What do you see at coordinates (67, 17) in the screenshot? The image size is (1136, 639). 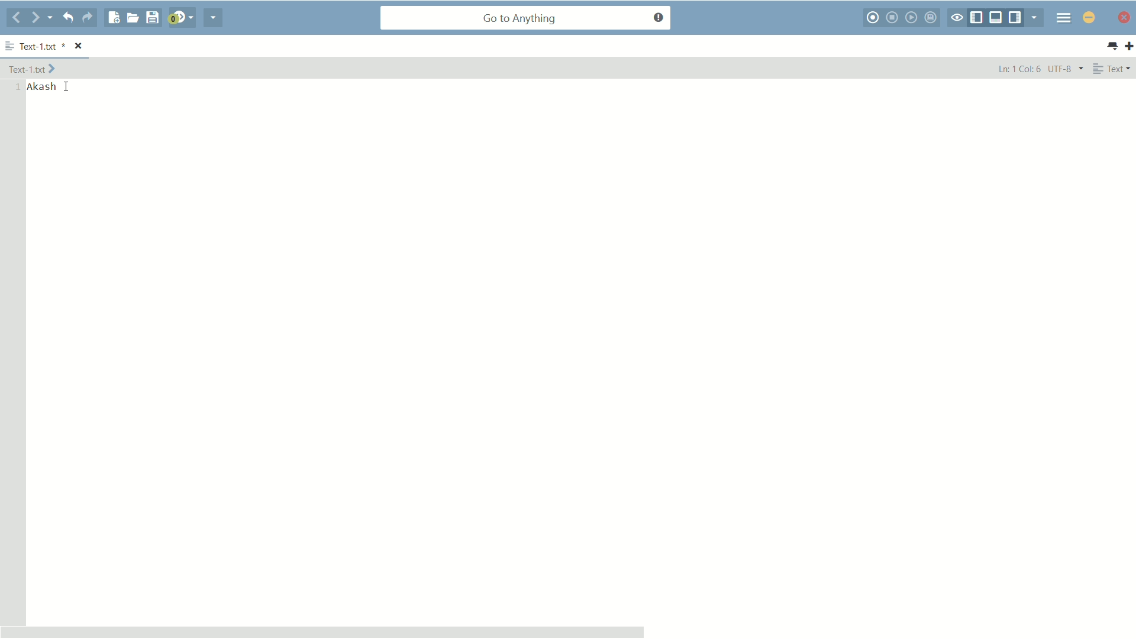 I see `undo` at bounding box center [67, 17].